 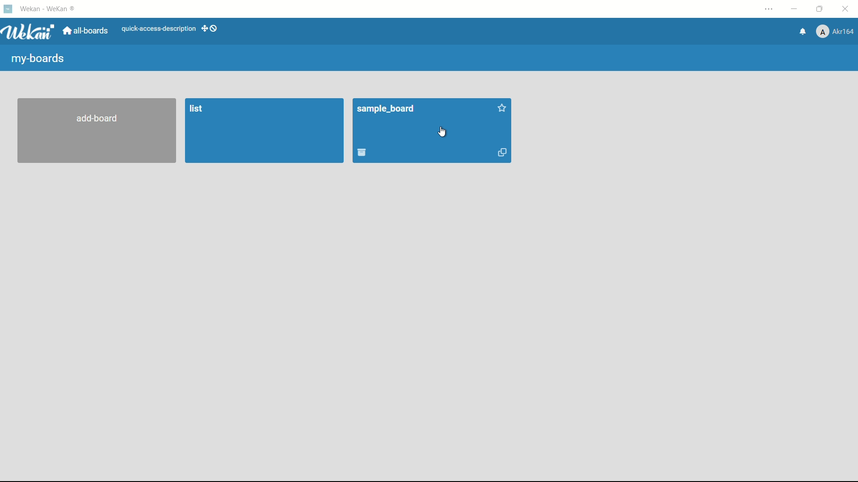 What do you see at coordinates (821, 9) in the screenshot?
I see `maximize` at bounding box center [821, 9].